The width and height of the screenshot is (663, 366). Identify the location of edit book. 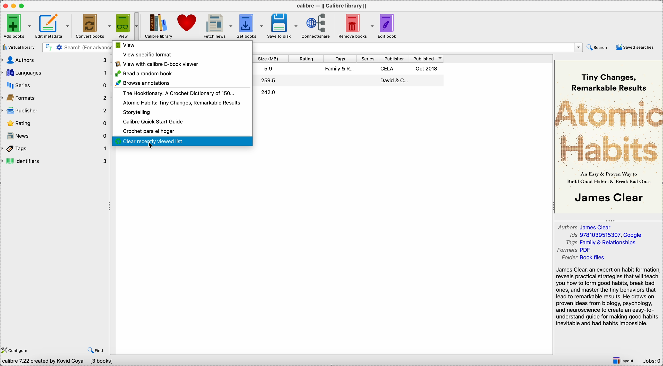
(388, 25).